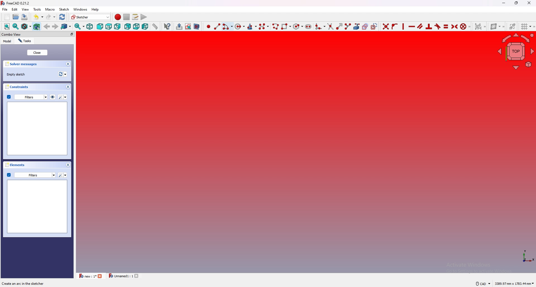  What do you see at coordinates (37, 26) in the screenshot?
I see `bounding object` at bounding box center [37, 26].